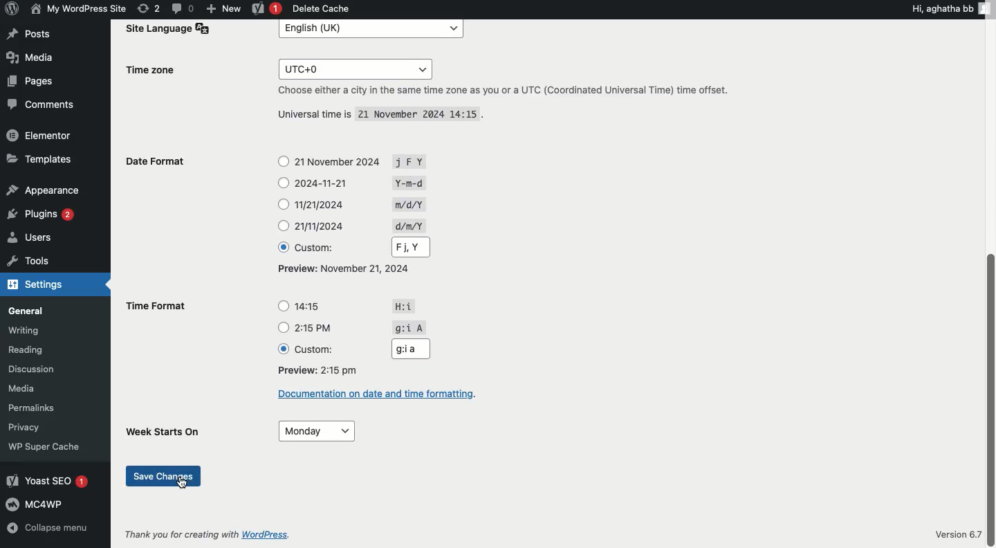 The width and height of the screenshot is (996, 548). Describe the element at coordinates (986, 8) in the screenshot. I see `user icon` at that location.